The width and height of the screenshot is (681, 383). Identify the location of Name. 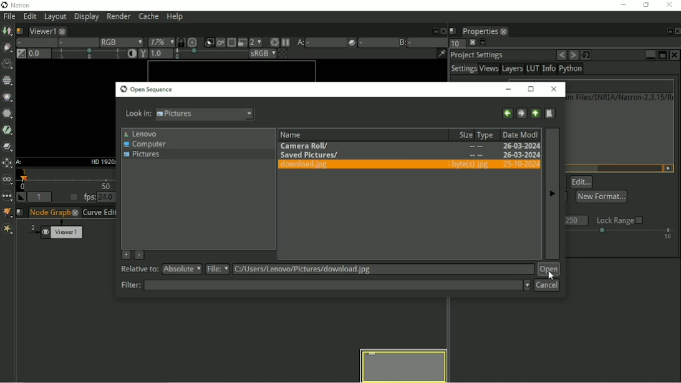
(292, 133).